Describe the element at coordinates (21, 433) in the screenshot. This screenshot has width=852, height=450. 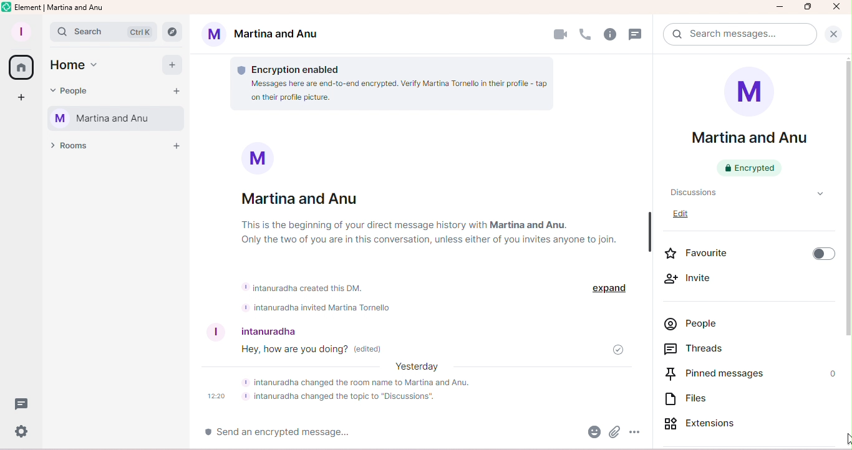
I see `Quick settings` at that location.